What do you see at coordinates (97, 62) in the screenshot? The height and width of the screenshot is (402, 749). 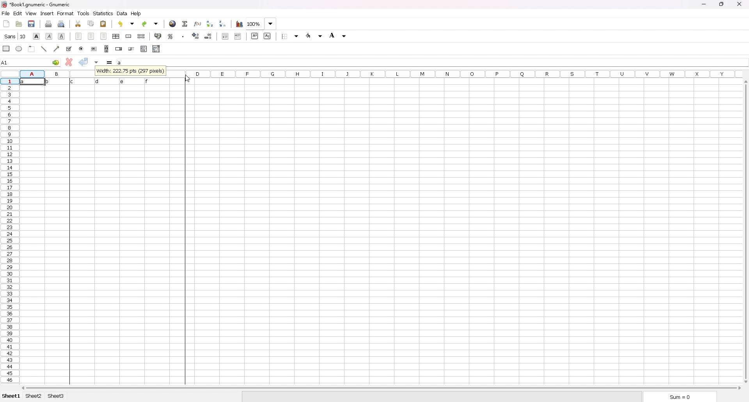 I see `accept changes in all cells` at bounding box center [97, 62].